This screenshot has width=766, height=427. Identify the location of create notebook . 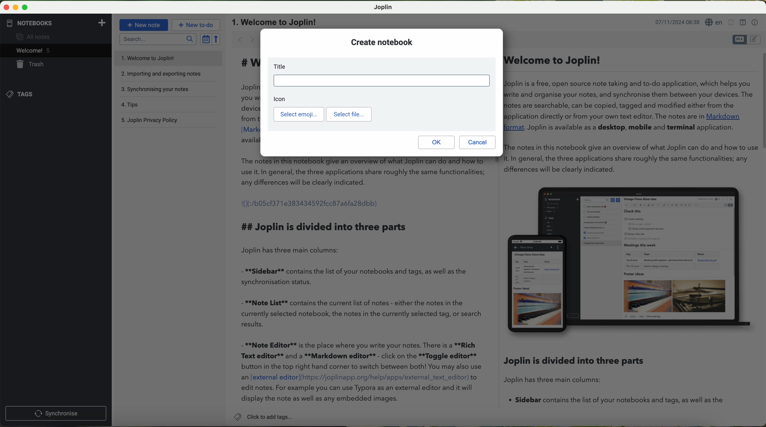
(381, 42).